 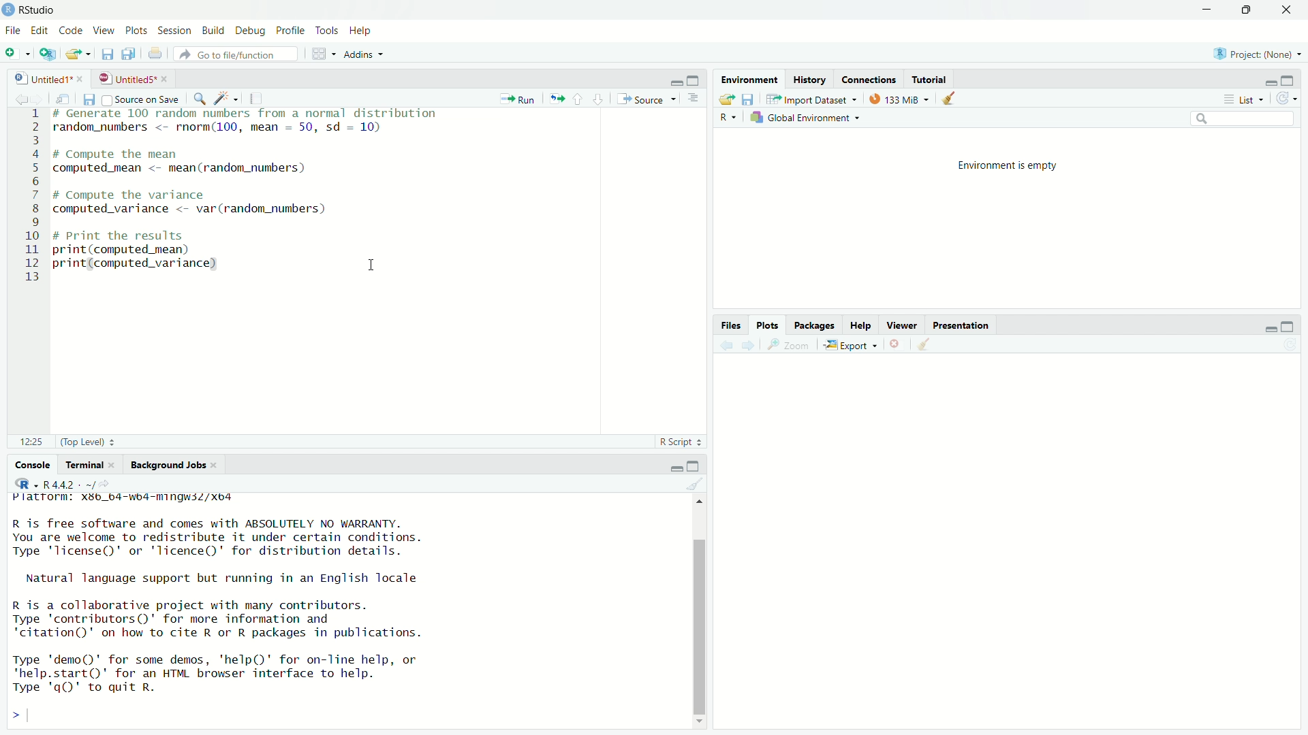 What do you see at coordinates (815, 325) in the screenshot?
I see `packages` at bounding box center [815, 325].